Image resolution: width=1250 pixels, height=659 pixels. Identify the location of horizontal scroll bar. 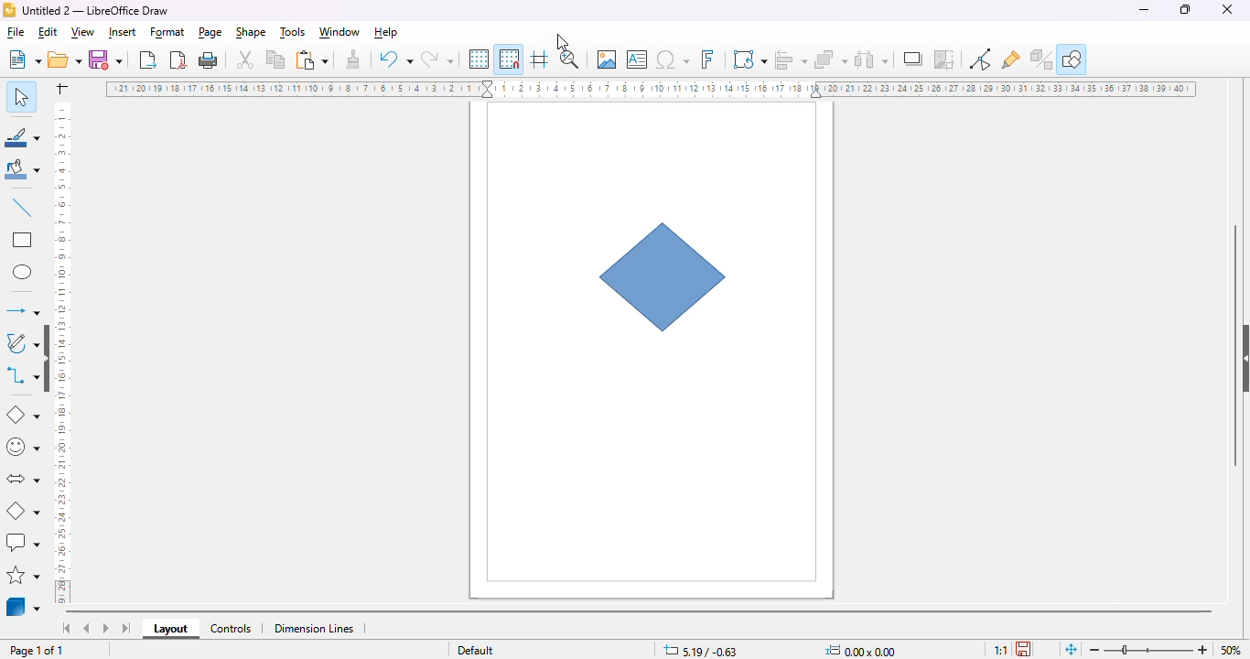
(642, 612).